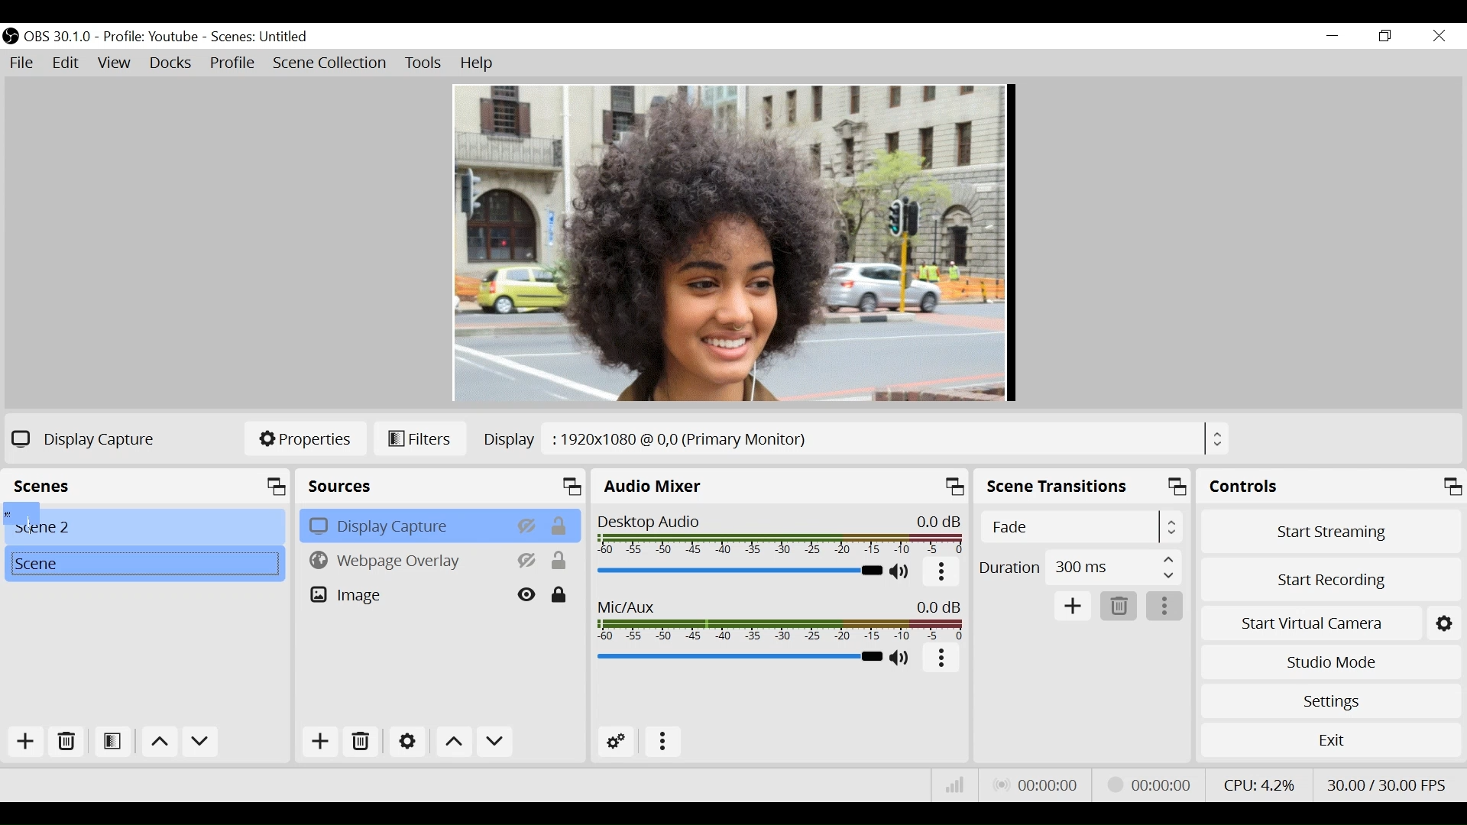  I want to click on View, so click(115, 63).